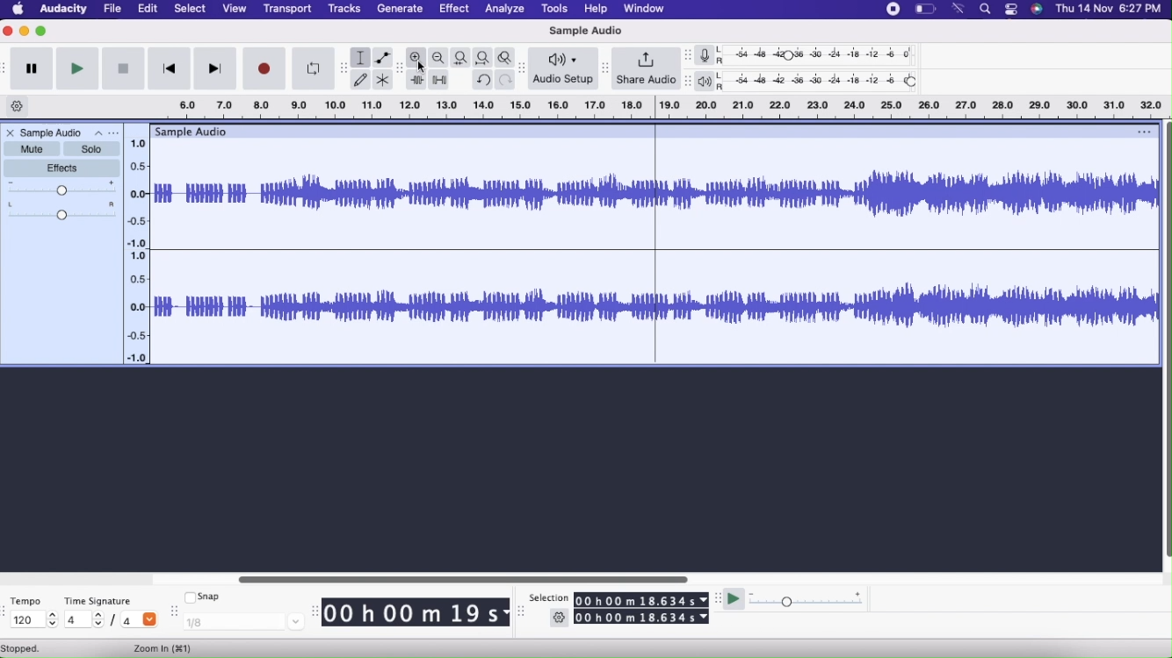 This screenshot has width=1172, height=658. I want to click on Effects, so click(61, 169).